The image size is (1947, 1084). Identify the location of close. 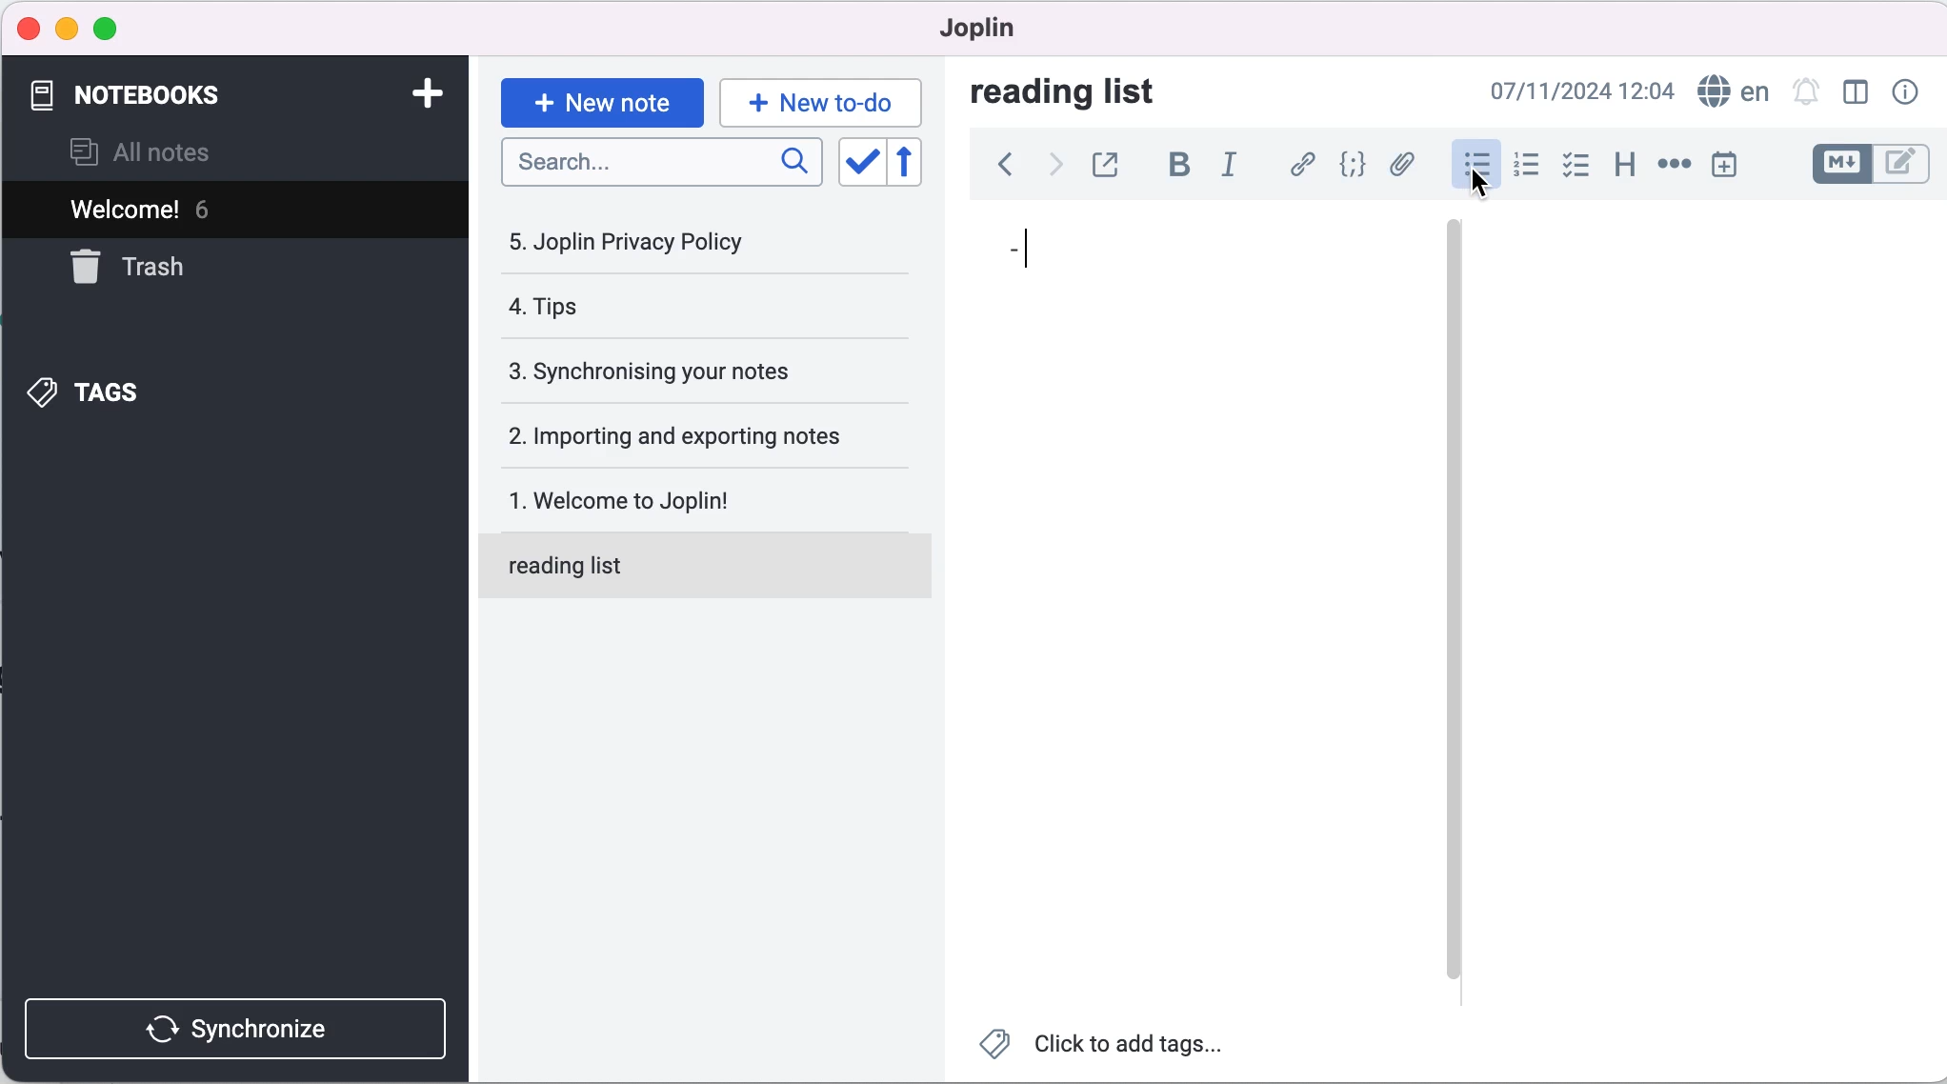
(30, 26).